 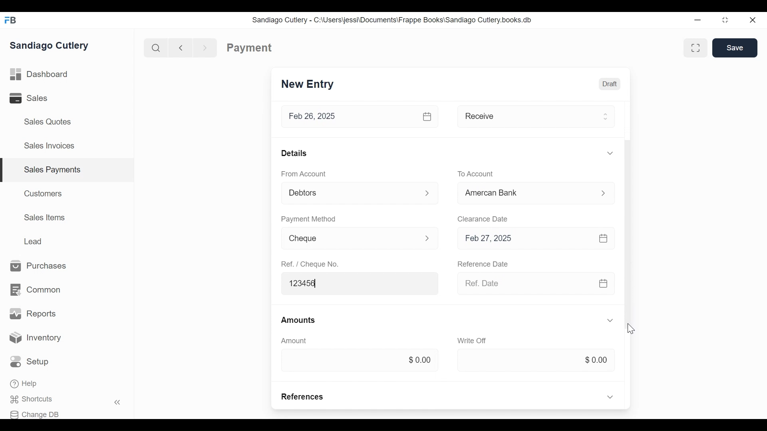 What do you see at coordinates (154, 47) in the screenshot?
I see `Search` at bounding box center [154, 47].